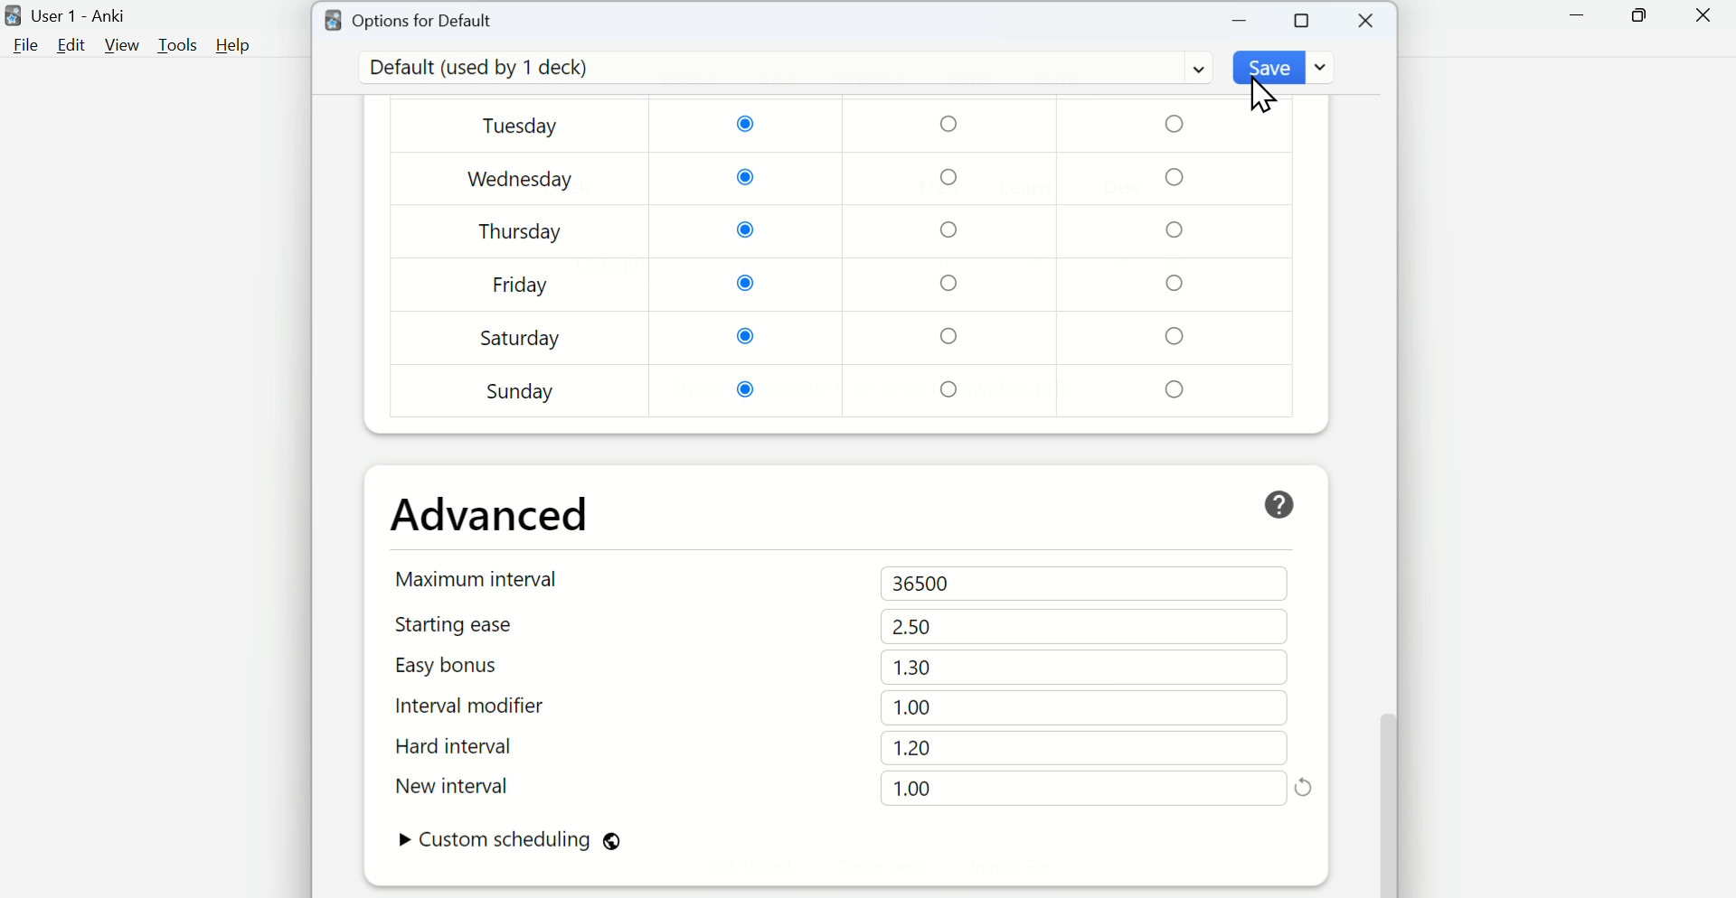 The width and height of the screenshot is (1736, 898). I want to click on Maximum interval, so click(481, 578).